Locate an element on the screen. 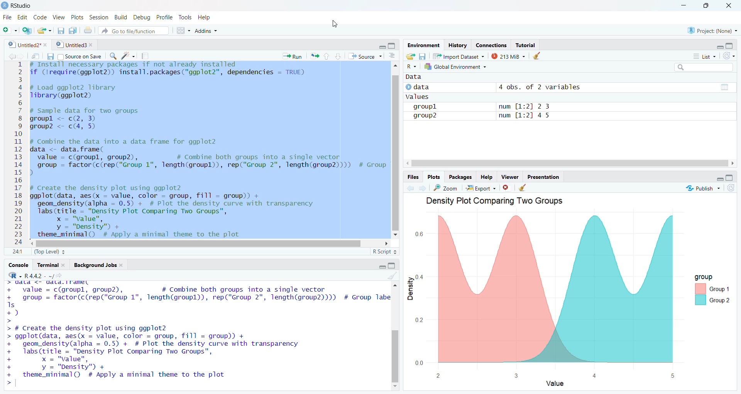 This screenshot has height=394, width=741. viewer is located at coordinates (509, 176).